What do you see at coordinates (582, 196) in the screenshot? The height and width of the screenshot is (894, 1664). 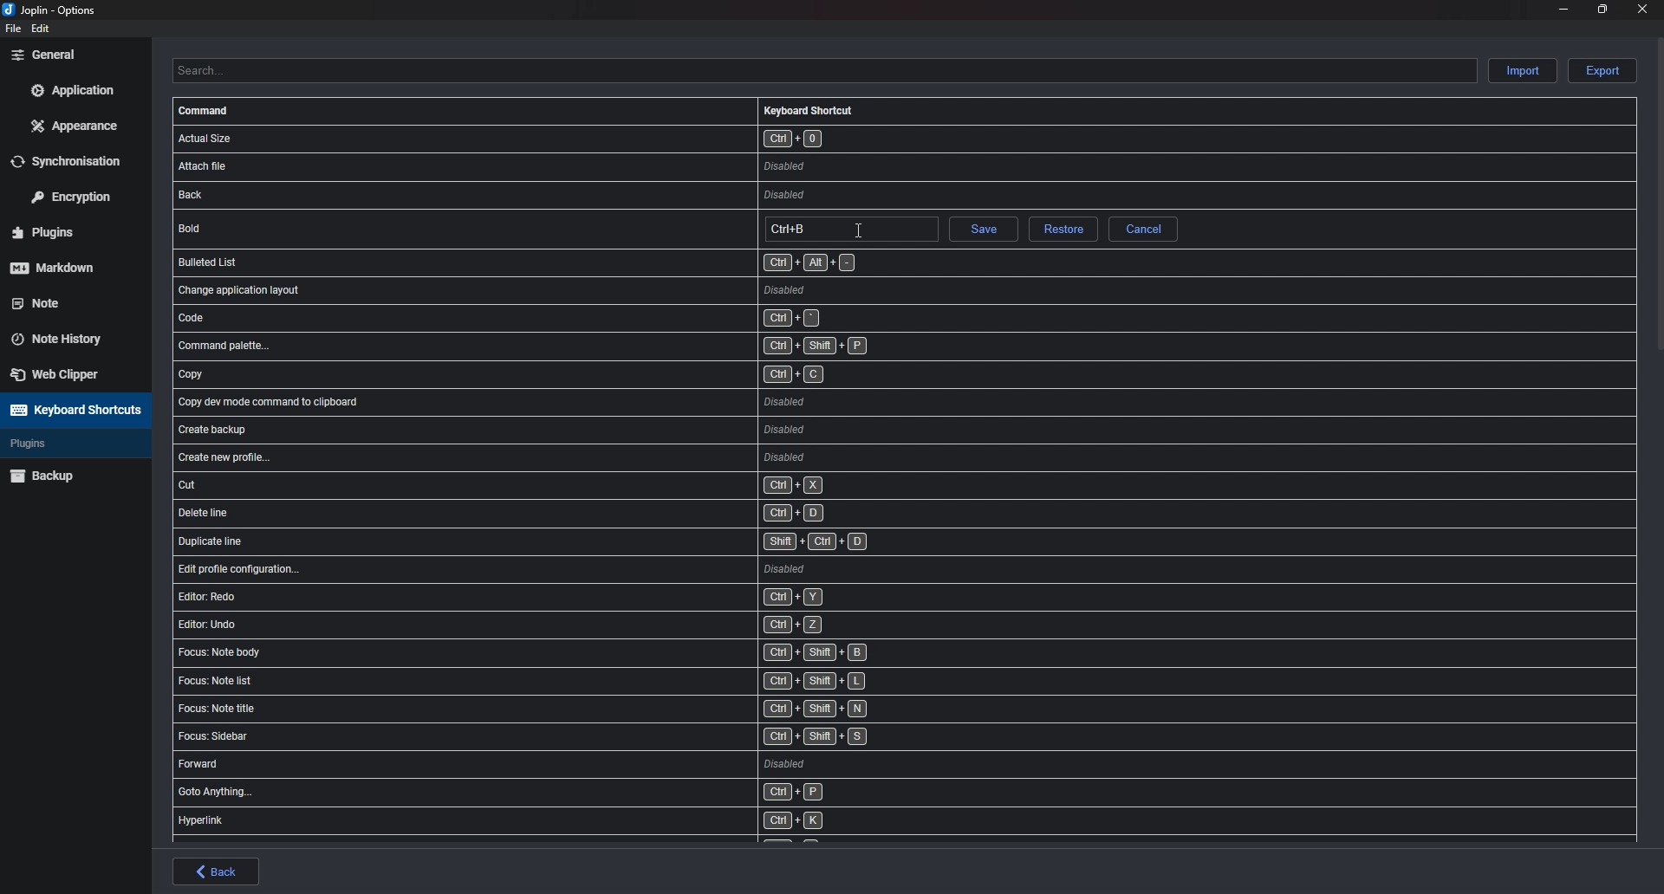 I see `shortcut` at bounding box center [582, 196].